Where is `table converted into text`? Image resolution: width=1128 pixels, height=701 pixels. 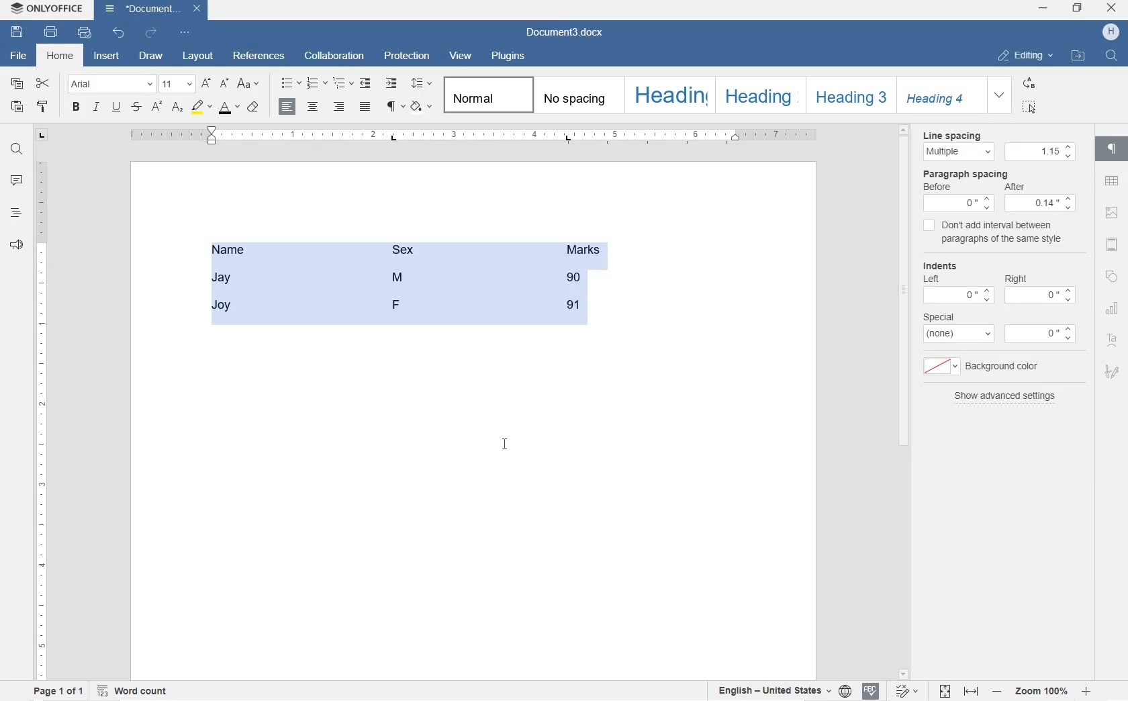
table converted into text is located at coordinates (412, 289).